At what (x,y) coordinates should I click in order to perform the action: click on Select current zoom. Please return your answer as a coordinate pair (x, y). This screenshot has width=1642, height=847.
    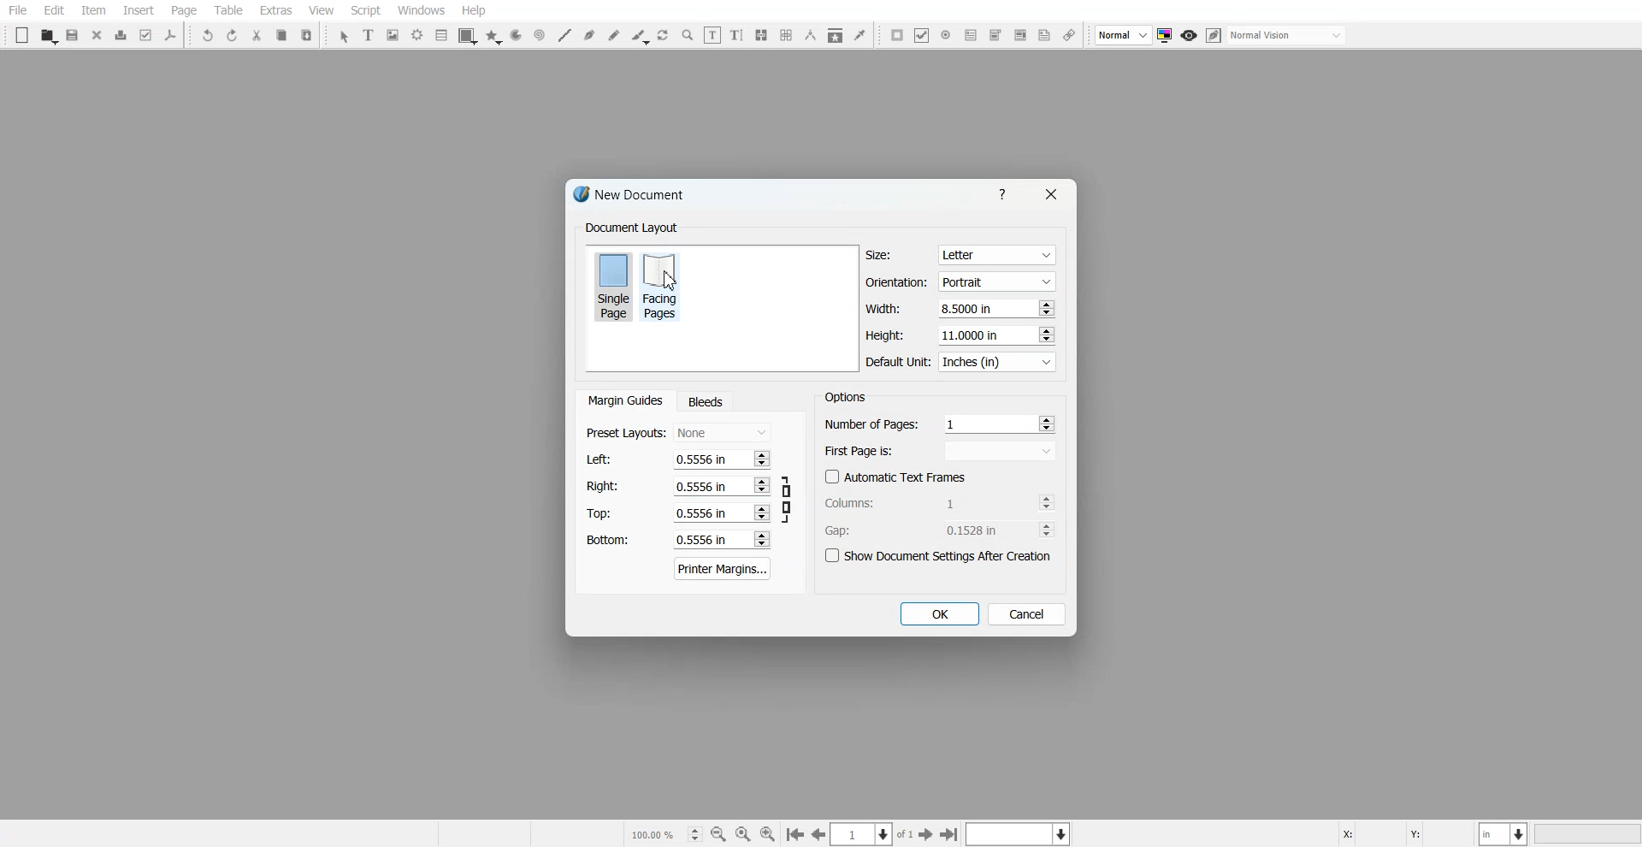
    Looking at the image, I should click on (664, 833).